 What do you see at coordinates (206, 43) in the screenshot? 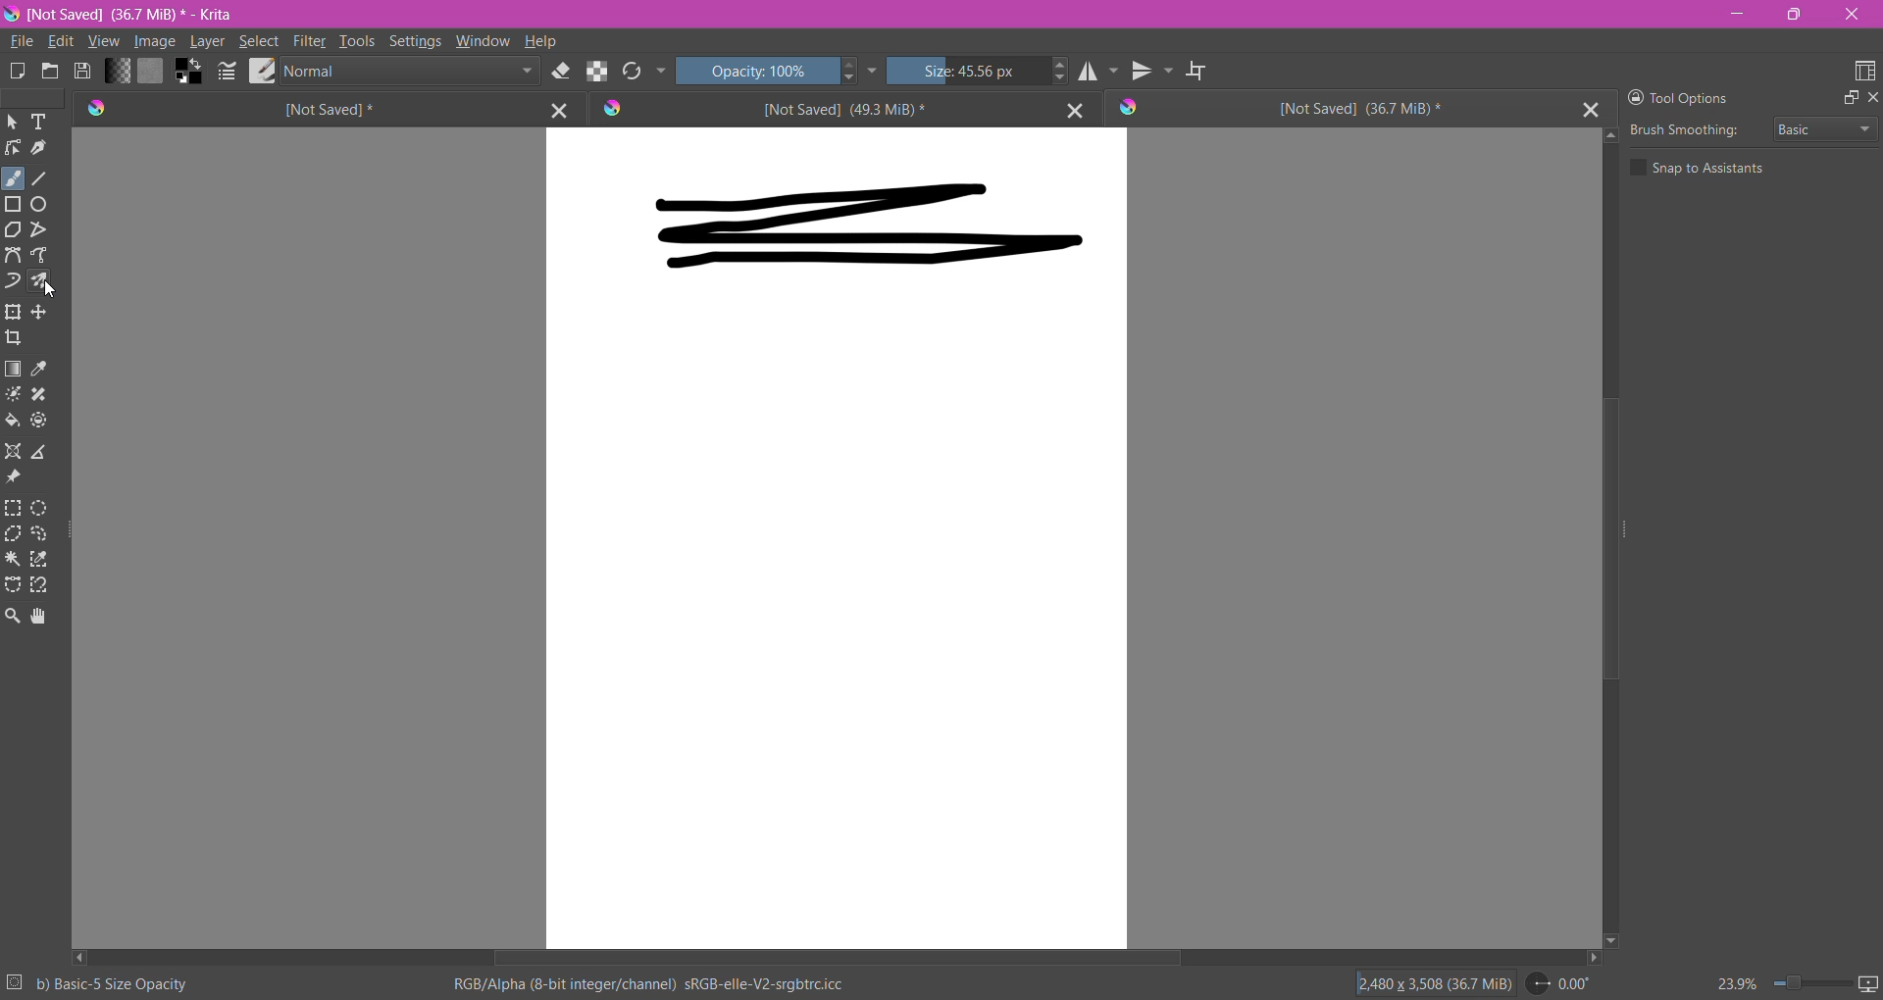
I see `Layer` at bounding box center [206, 43].